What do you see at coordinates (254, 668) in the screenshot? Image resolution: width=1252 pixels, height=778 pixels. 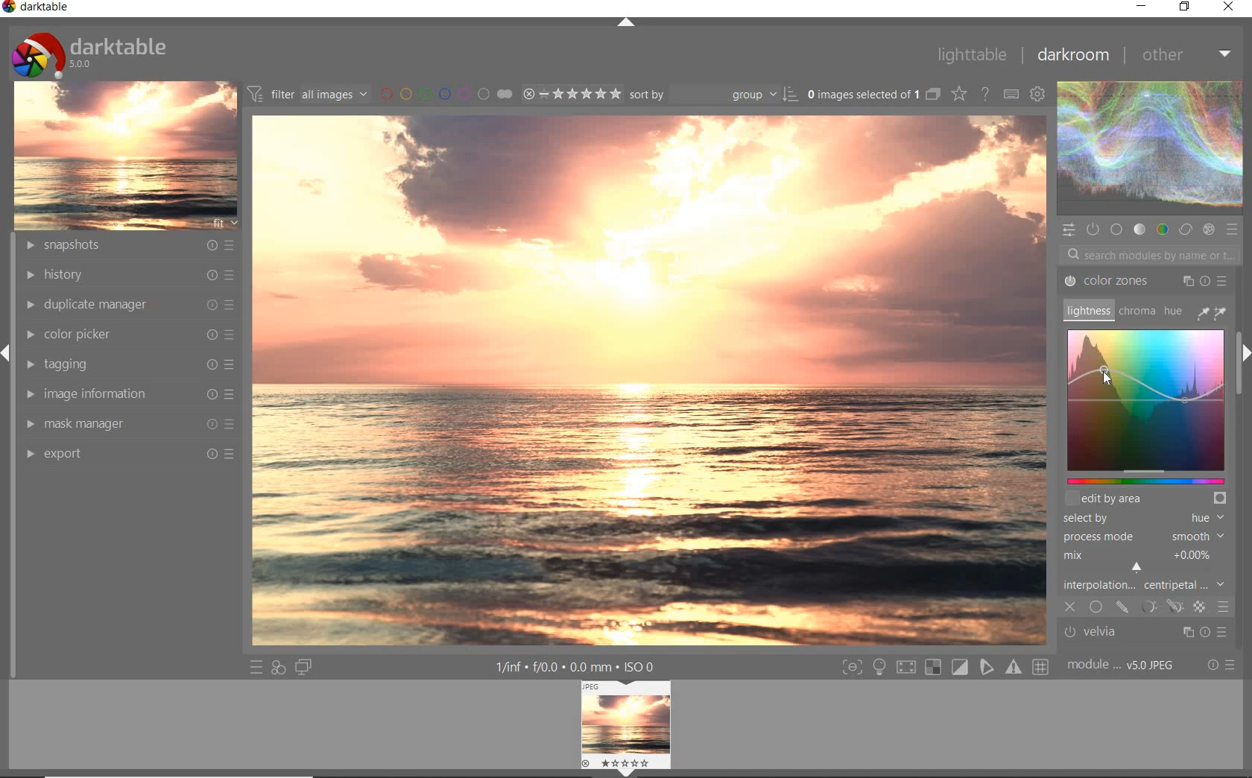 I see `QUICK ACCESS TO PRESET` at bounding box center [254, 668].